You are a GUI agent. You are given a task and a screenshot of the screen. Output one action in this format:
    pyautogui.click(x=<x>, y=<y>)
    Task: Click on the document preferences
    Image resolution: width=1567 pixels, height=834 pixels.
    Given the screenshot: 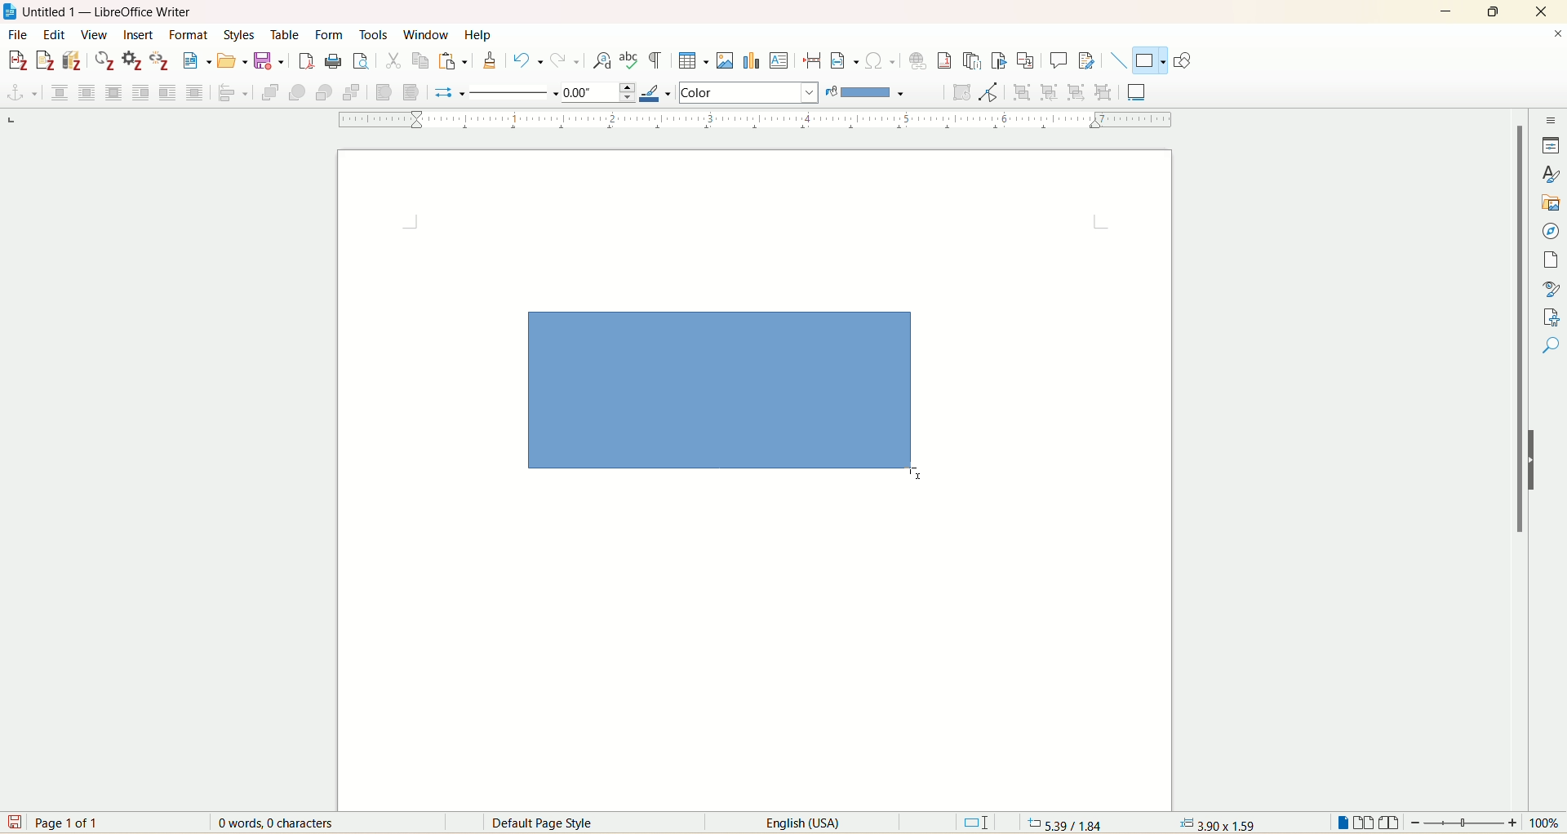 What is the action you would take?
    pyautogui.click(x=131, y=60)
    